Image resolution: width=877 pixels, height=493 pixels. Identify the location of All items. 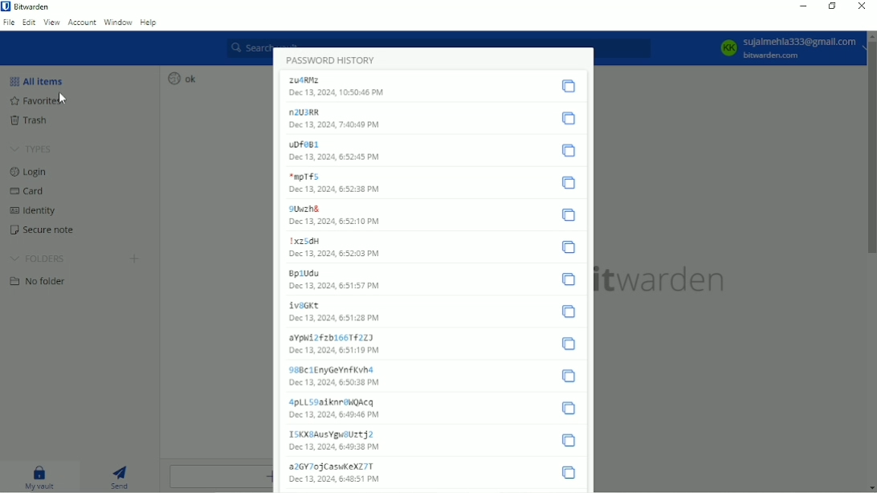
(37, 79).